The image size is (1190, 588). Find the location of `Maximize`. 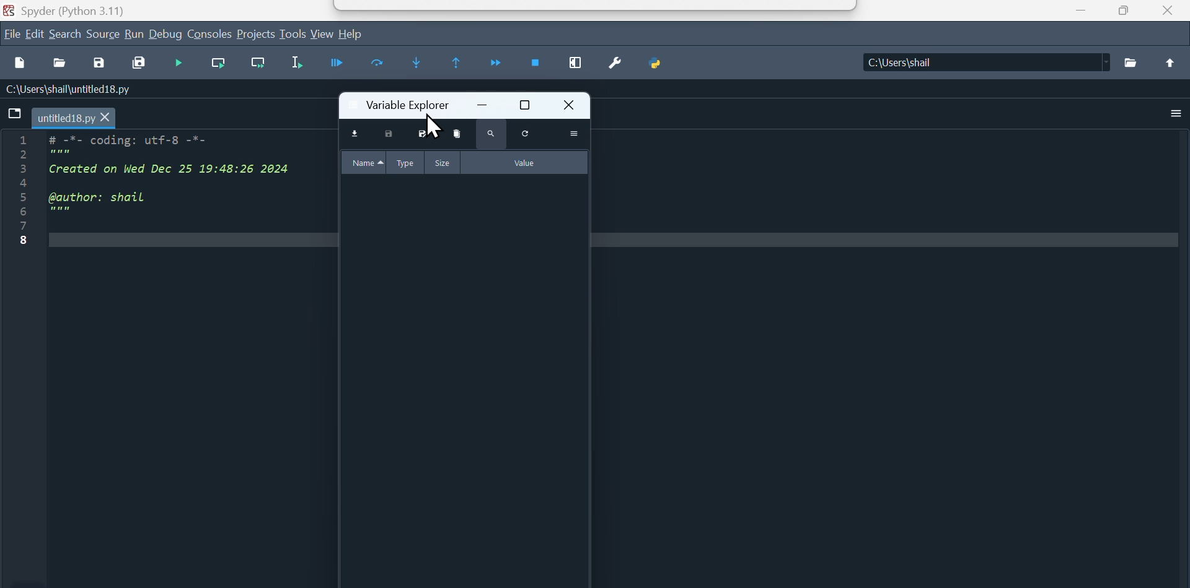

Maximize is located at coordinates (1129, 11).